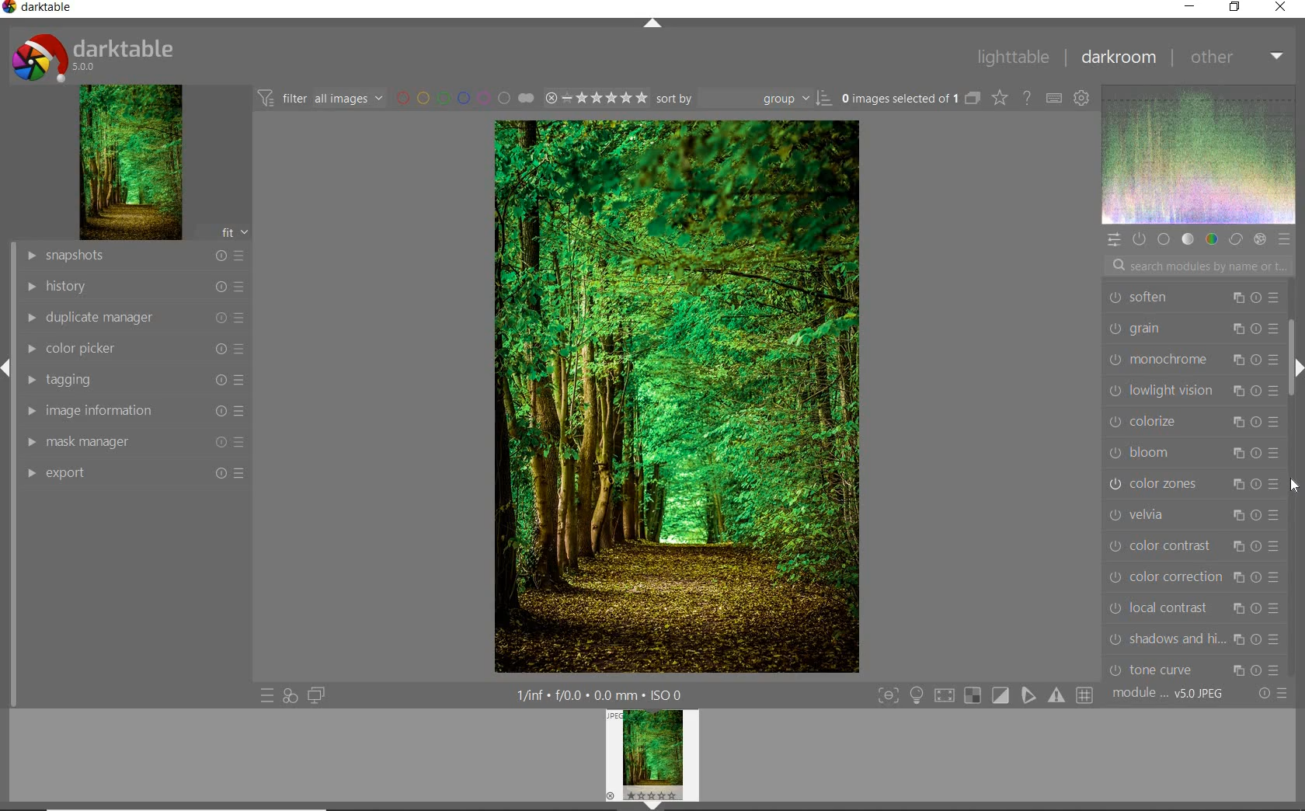 Image resolution: width=1305 pixels, height=811 pixels. Describe the element at coordinates (134, 316) in the screenshot. I see `DUPLICATE MANAGER` at that location.